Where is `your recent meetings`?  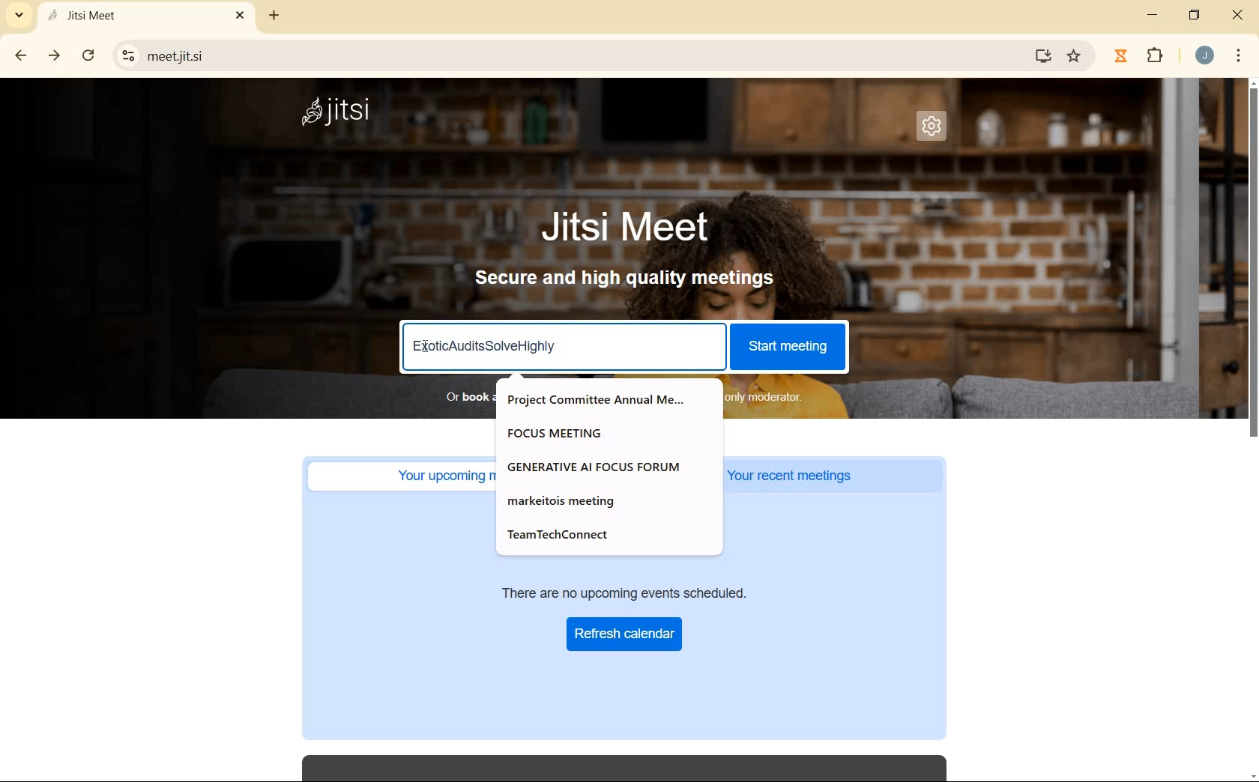
your recent meetings is located at coordinates (836, 476).